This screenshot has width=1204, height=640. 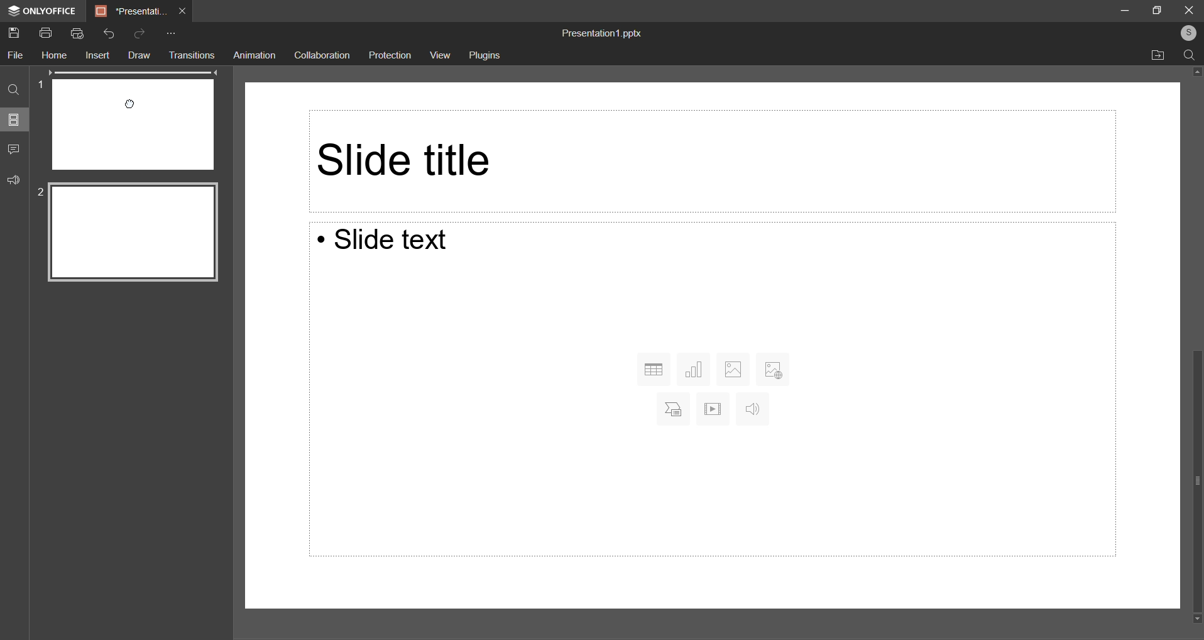 What do you see at coordinates (1194, 73) in the screenshot?
I see `Move up` at bounding box center [1194, 73].